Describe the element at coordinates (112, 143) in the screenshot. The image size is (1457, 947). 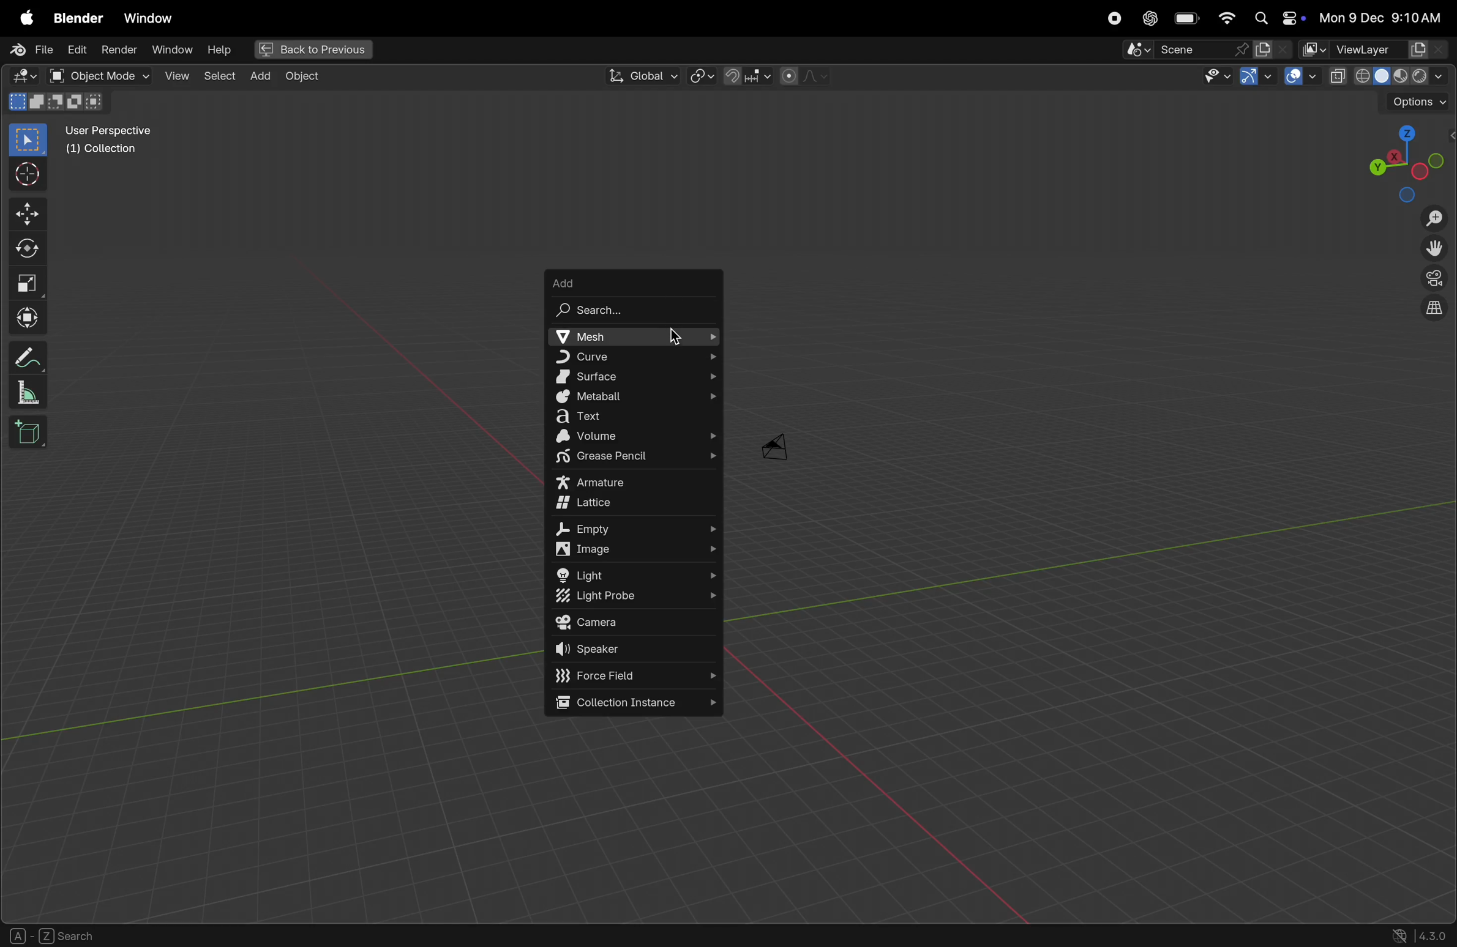
I see `user perspectivr` at that location.